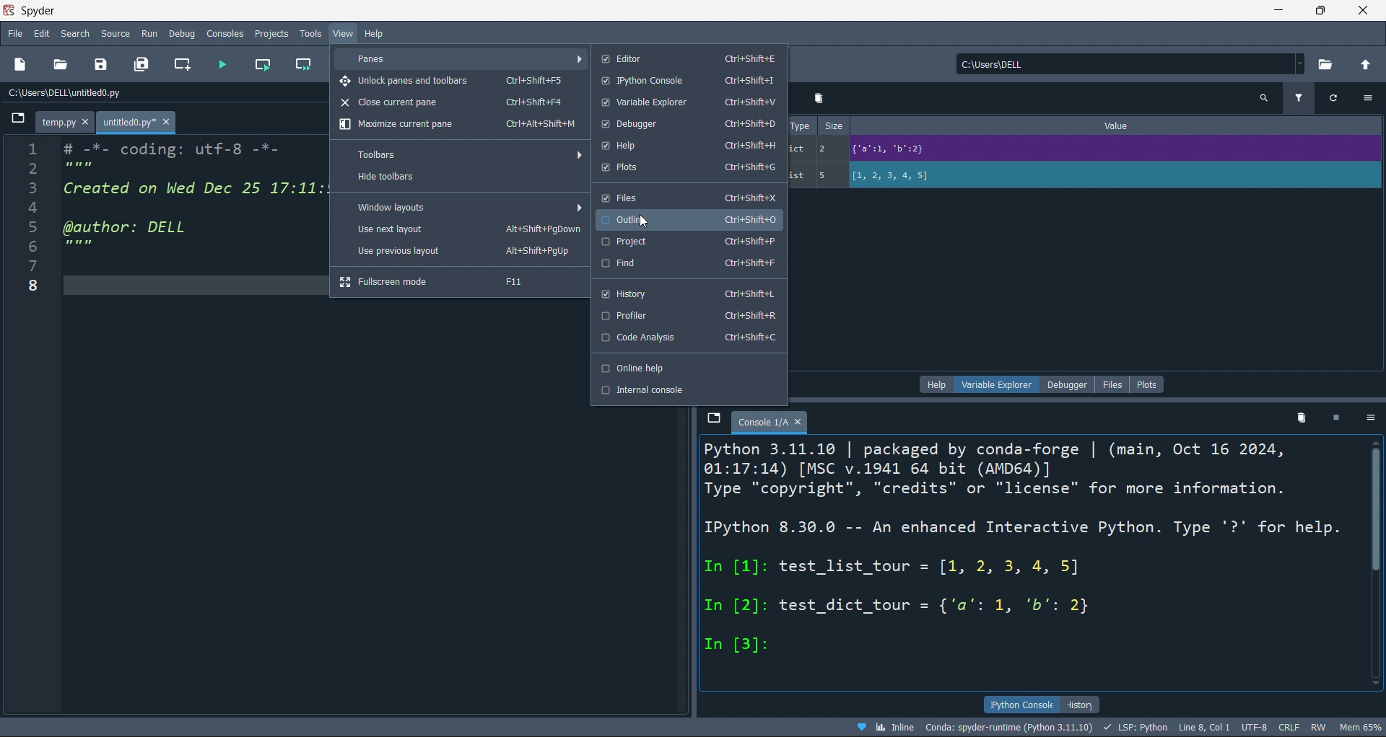 Image resolution: width=1386 pixels, height=737 pixels. Describe the element at coordinates (378, 32) in the screenshot. I see `help` at that location.